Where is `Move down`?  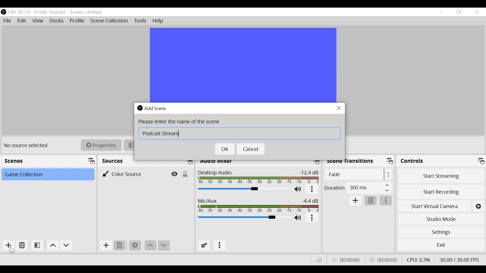
Move down is located at coordinates (66, 245).